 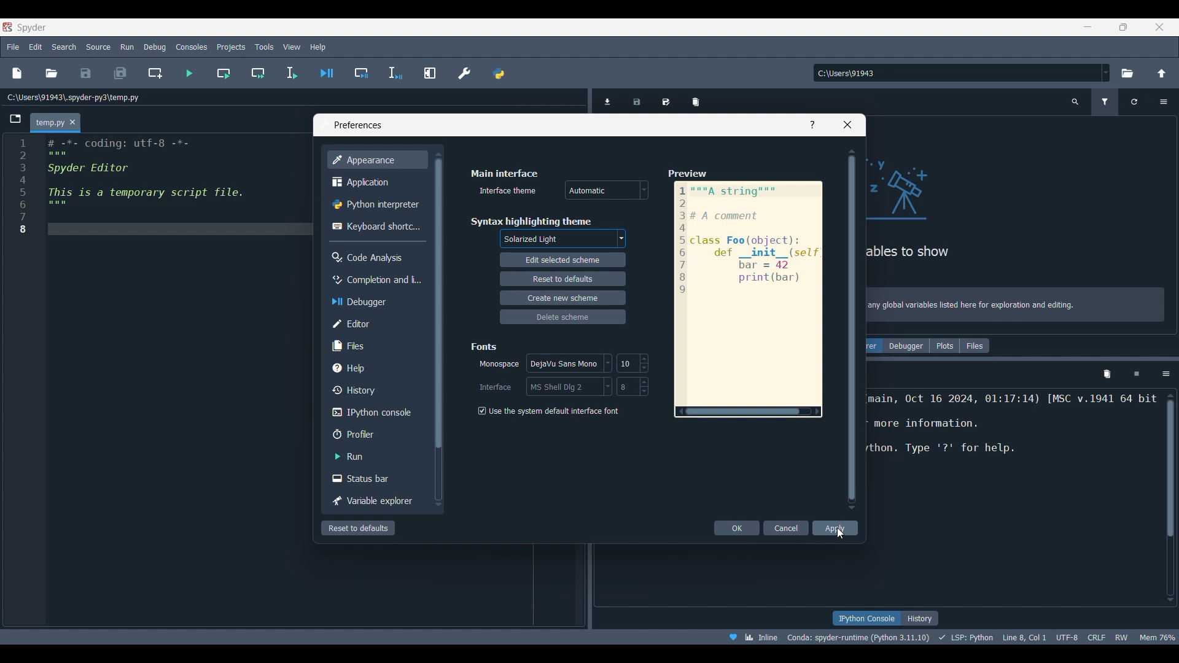 I want to click on Indicates interface theme, so click(x=508, y=190).